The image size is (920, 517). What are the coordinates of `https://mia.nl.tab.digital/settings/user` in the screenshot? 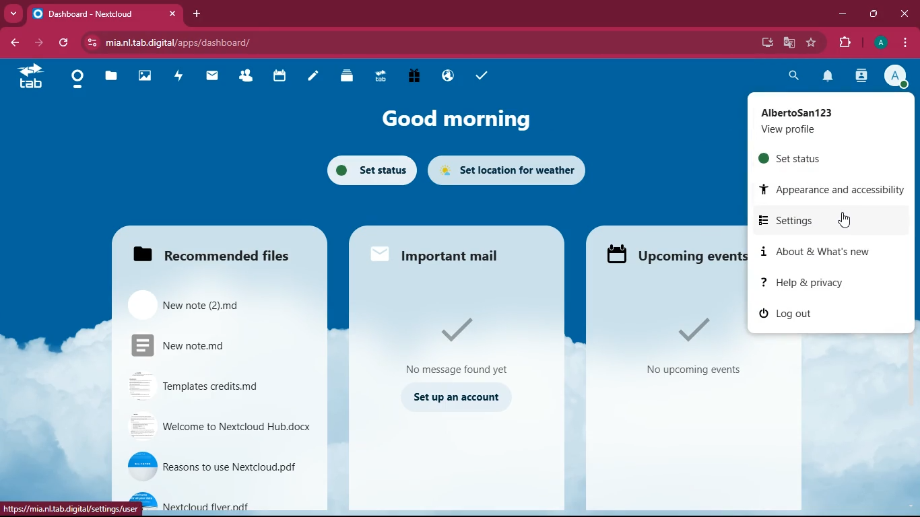 It's located at (70, 508).